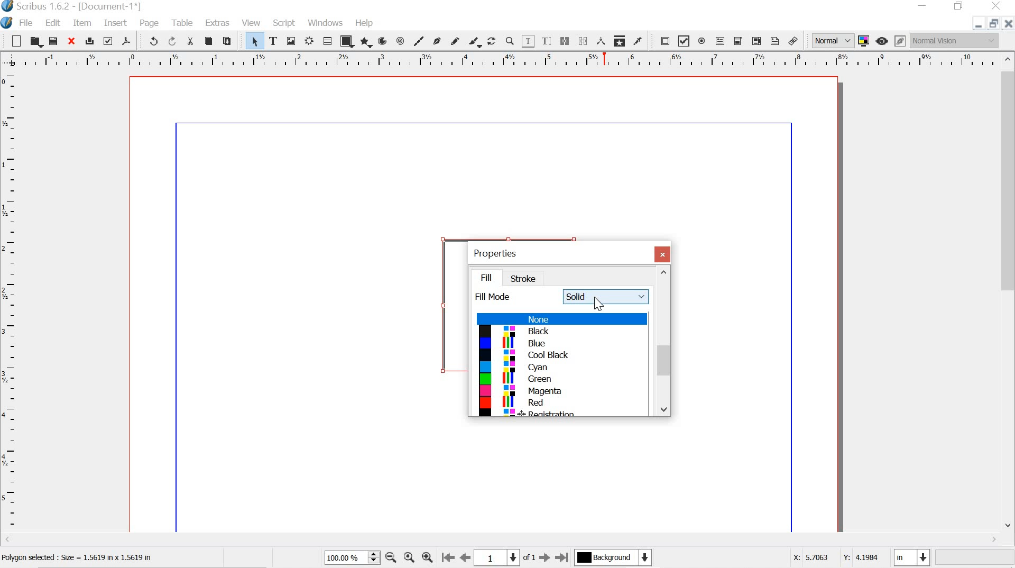 The image size is (1015, 568). Describe the element at coordinates (663, 342) in the screenshot. I see `scrollbar` at that location.